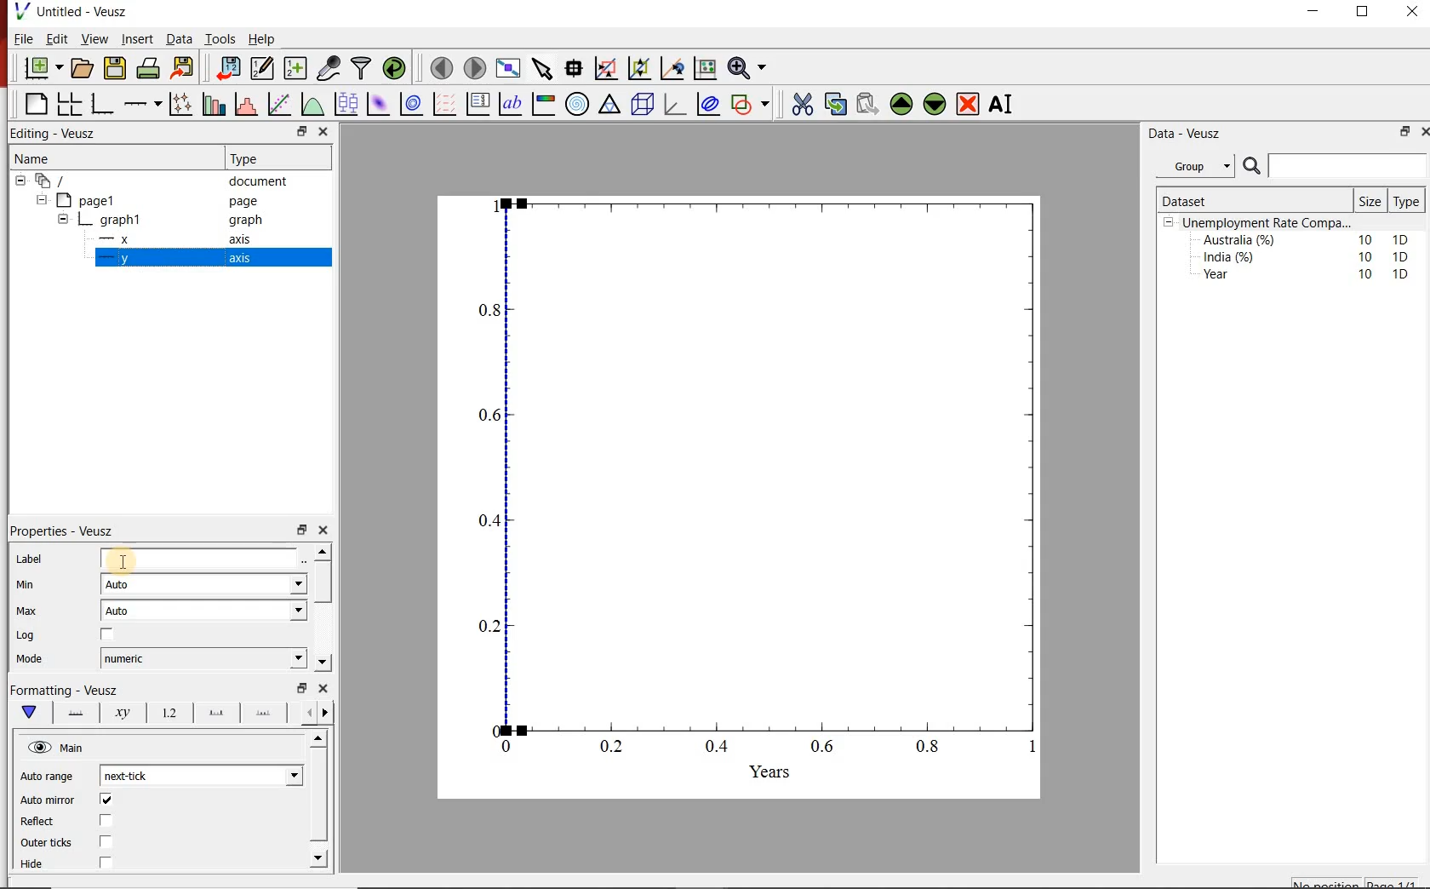  What do you see at coordinates (244, 104) in the screenshot?
I see `histograms` at bounding box center [244, 104].